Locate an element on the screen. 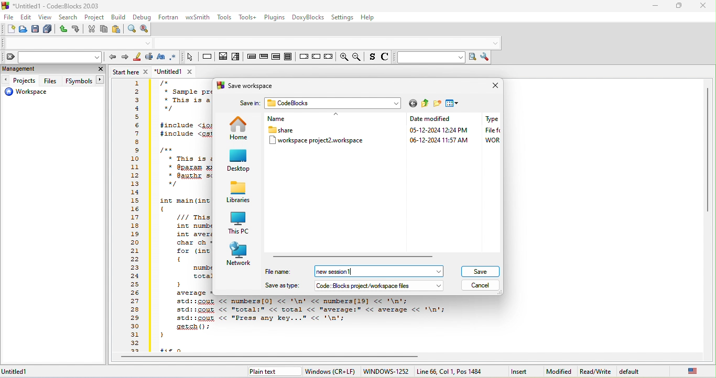 This screenshot has height=378, width=716. workspace project 2 workspace is located at coordinates (319, 142).